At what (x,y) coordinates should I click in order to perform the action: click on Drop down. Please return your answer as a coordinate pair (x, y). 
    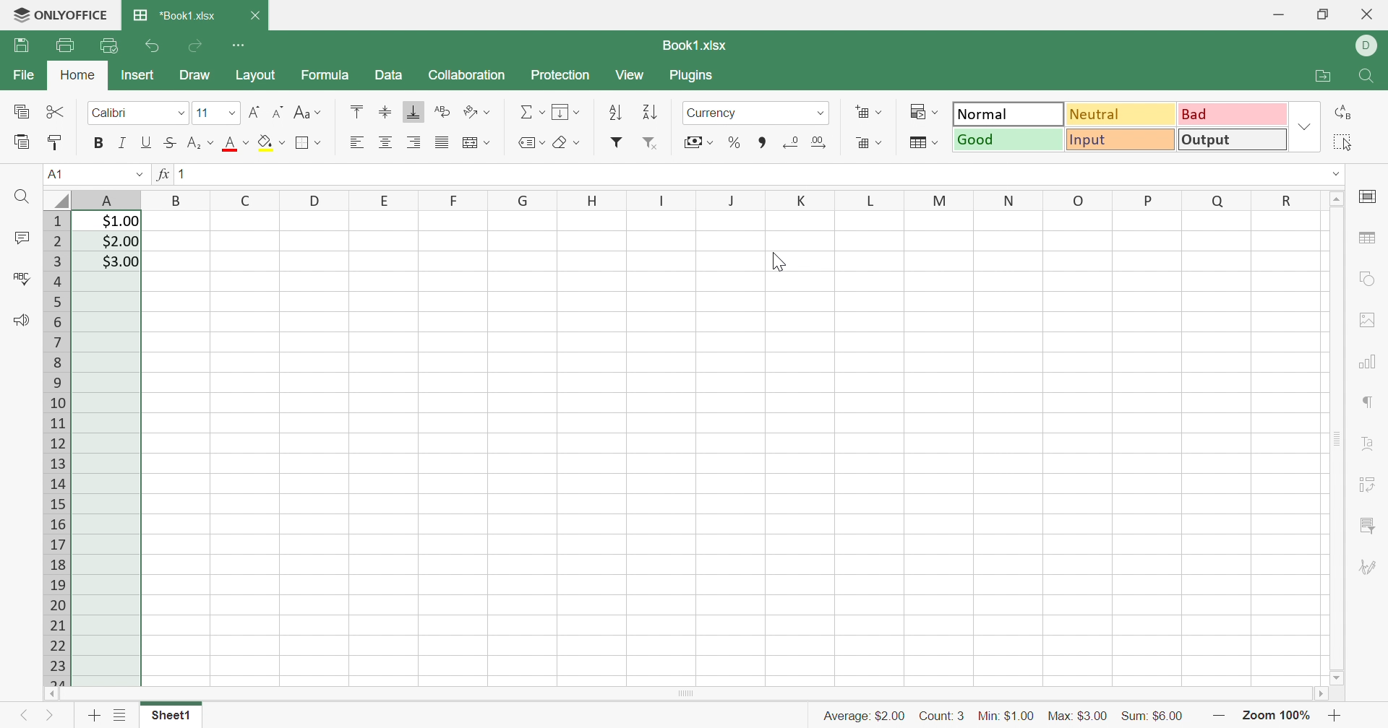
    Looking at the image, I should click on (1339, 174).